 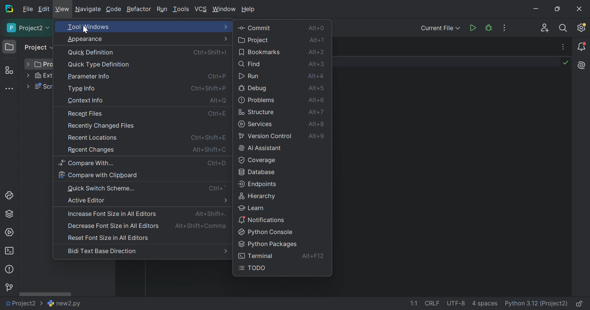 What do you see at coordinates (140, 9) in the screenshot?
I see `Refactor` at bounding box center [140, 9].